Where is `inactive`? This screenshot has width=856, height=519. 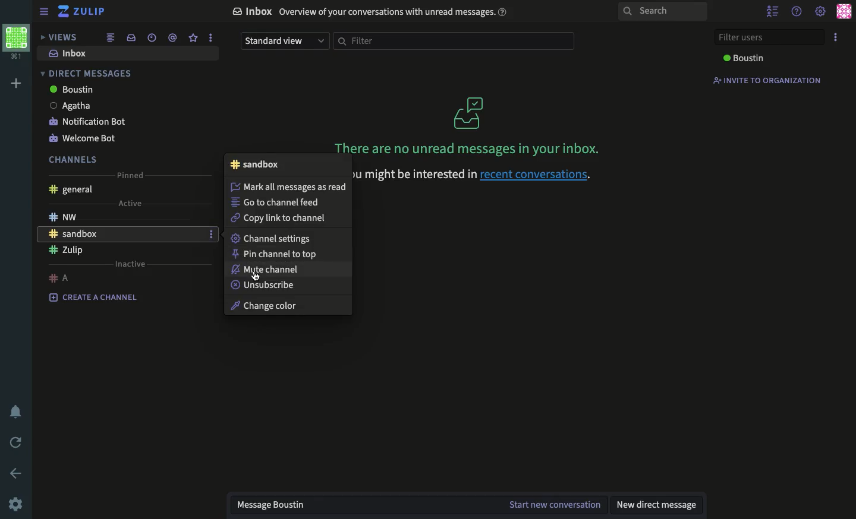
inactive is located at coordinates (131, 264).